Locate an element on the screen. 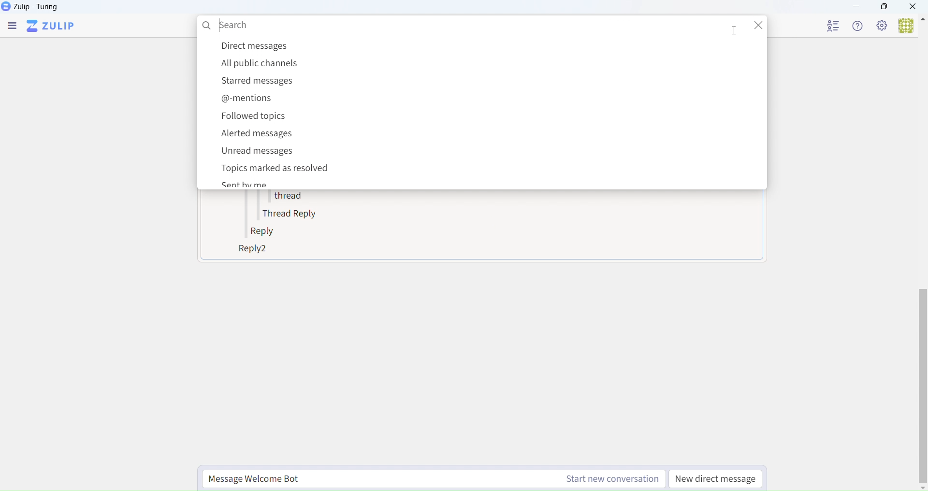 The height and width of the screenshot is (491, 928).  is located at coordinates (853, 6).